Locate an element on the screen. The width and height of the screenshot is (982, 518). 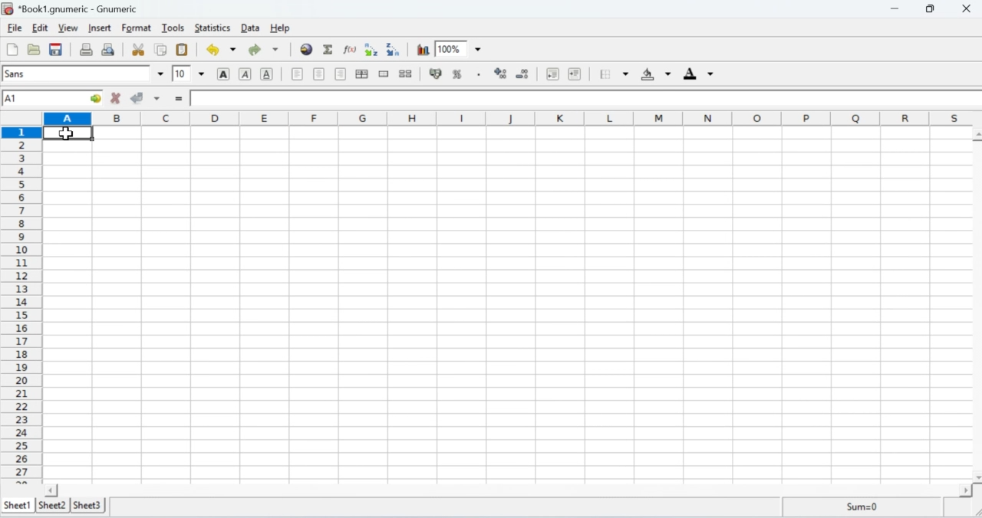
Paste clipboard is located at coordinates (183, 50).